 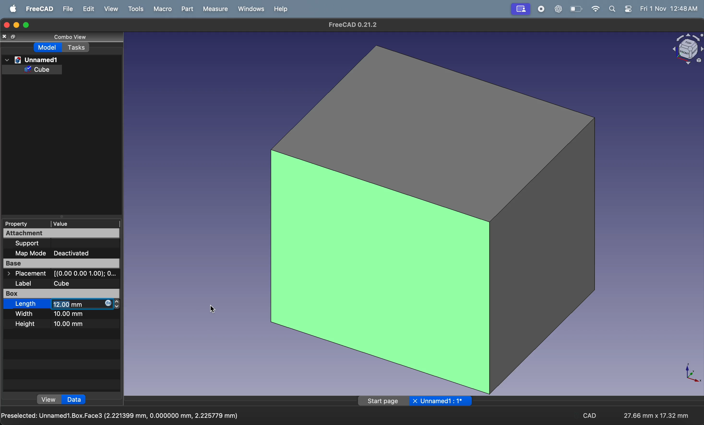 I want to click on axis, so click(x=690, y=373).